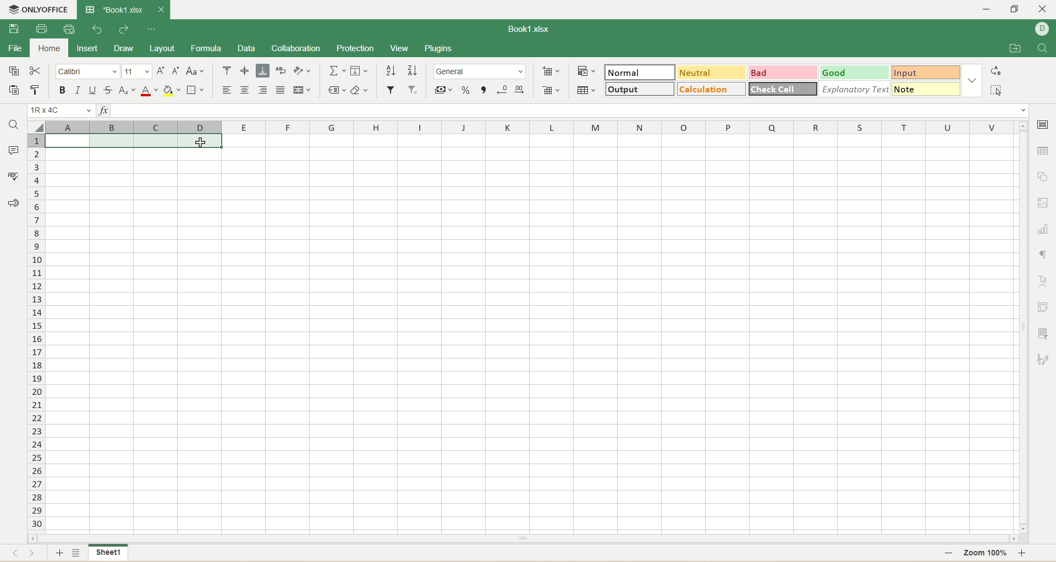 Image resolution: width=1056 pixels, height=562 pixels. Describe the element at coordinates (948, 554) in the screenshot. I see `zoom out` at that location.